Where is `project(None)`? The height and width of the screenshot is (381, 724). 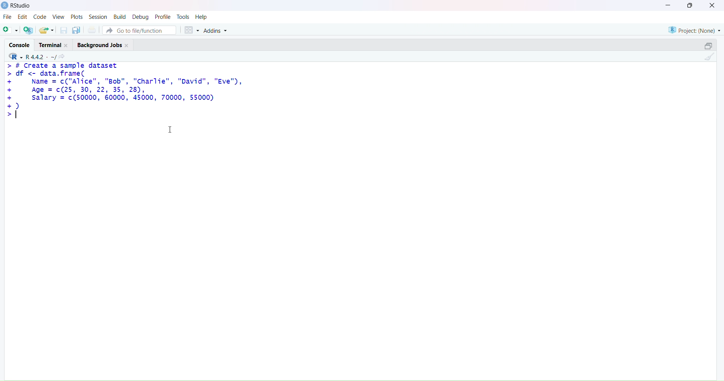 project(None) is located at coordinates (694, 29).